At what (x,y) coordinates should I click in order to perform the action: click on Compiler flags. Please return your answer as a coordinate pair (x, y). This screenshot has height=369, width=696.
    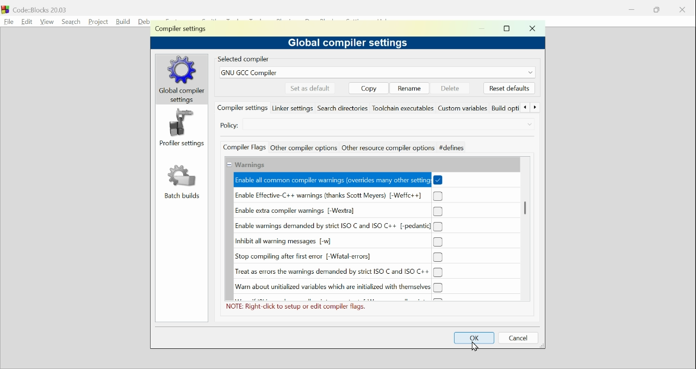
    Looking at the image, I should click on (244, 147).